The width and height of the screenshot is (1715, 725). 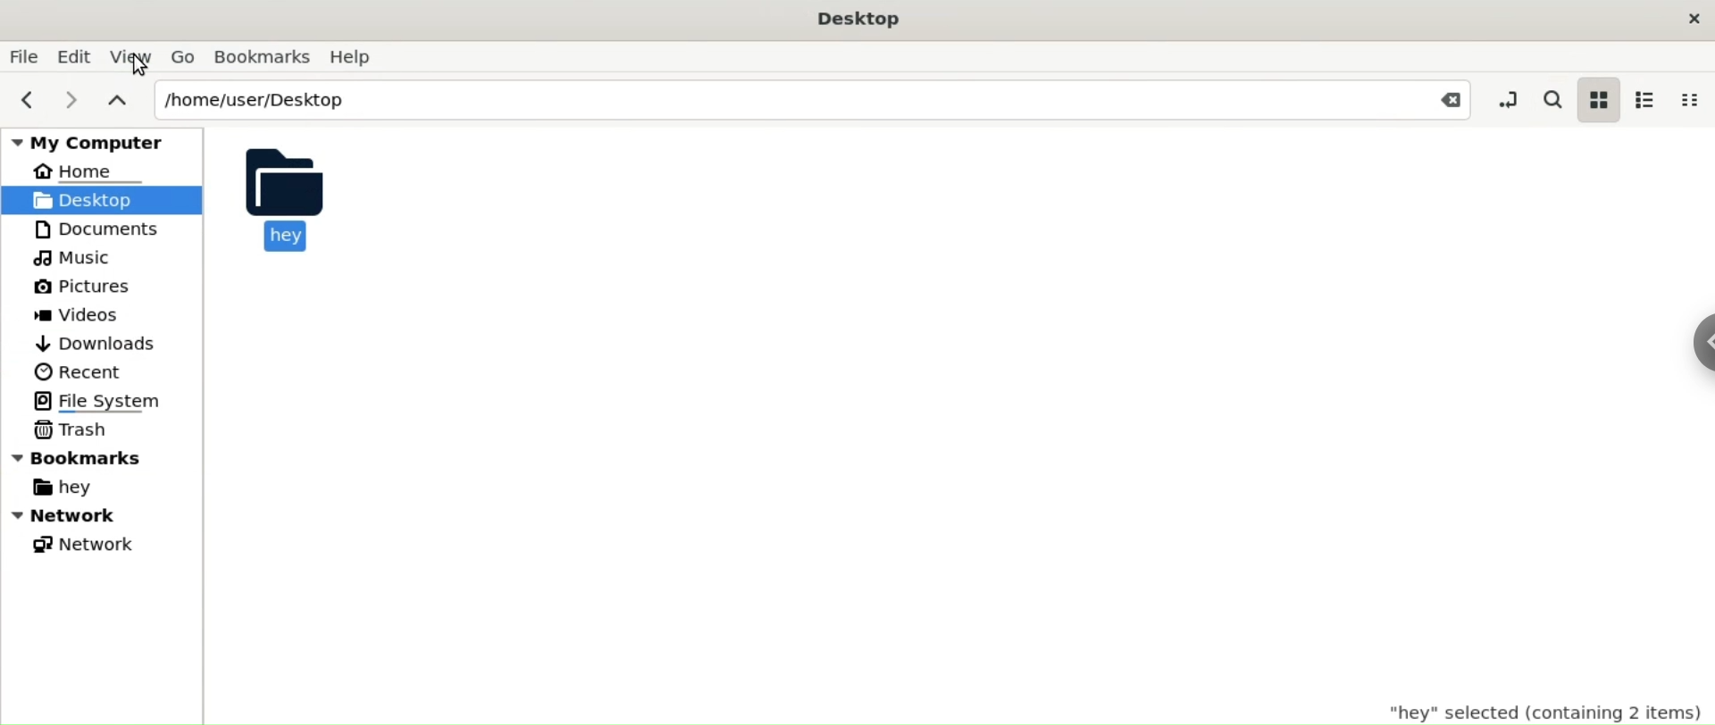 What do you see at coordinates (65, 101) in the screenshot?
I see `next` at bounding box center [65, 101].